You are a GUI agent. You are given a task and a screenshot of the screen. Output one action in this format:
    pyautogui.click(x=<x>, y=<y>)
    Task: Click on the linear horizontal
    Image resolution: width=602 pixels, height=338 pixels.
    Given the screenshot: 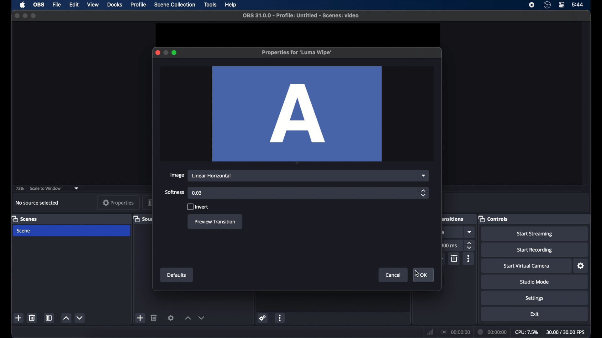 What is the action you would take?
    pyautogui.click(x=212, y=176)
    